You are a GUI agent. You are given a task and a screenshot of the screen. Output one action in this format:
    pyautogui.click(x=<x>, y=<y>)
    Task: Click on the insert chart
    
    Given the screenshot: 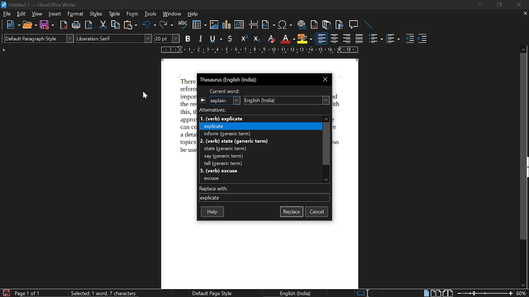 What is the action you would take?
    pyautogui.click(x=227, y=25)
    